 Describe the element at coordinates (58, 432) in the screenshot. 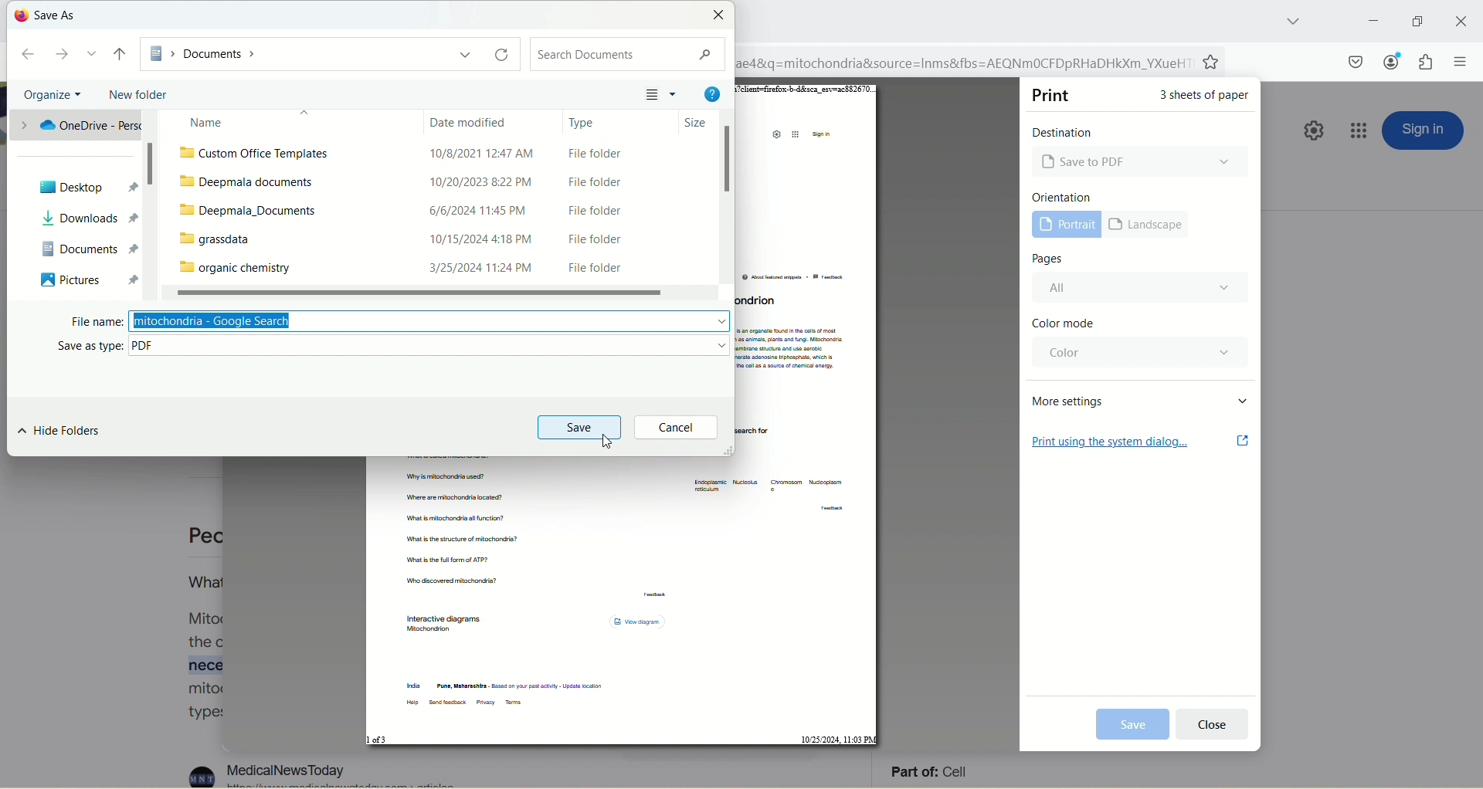

I see `hide folders` at that location.